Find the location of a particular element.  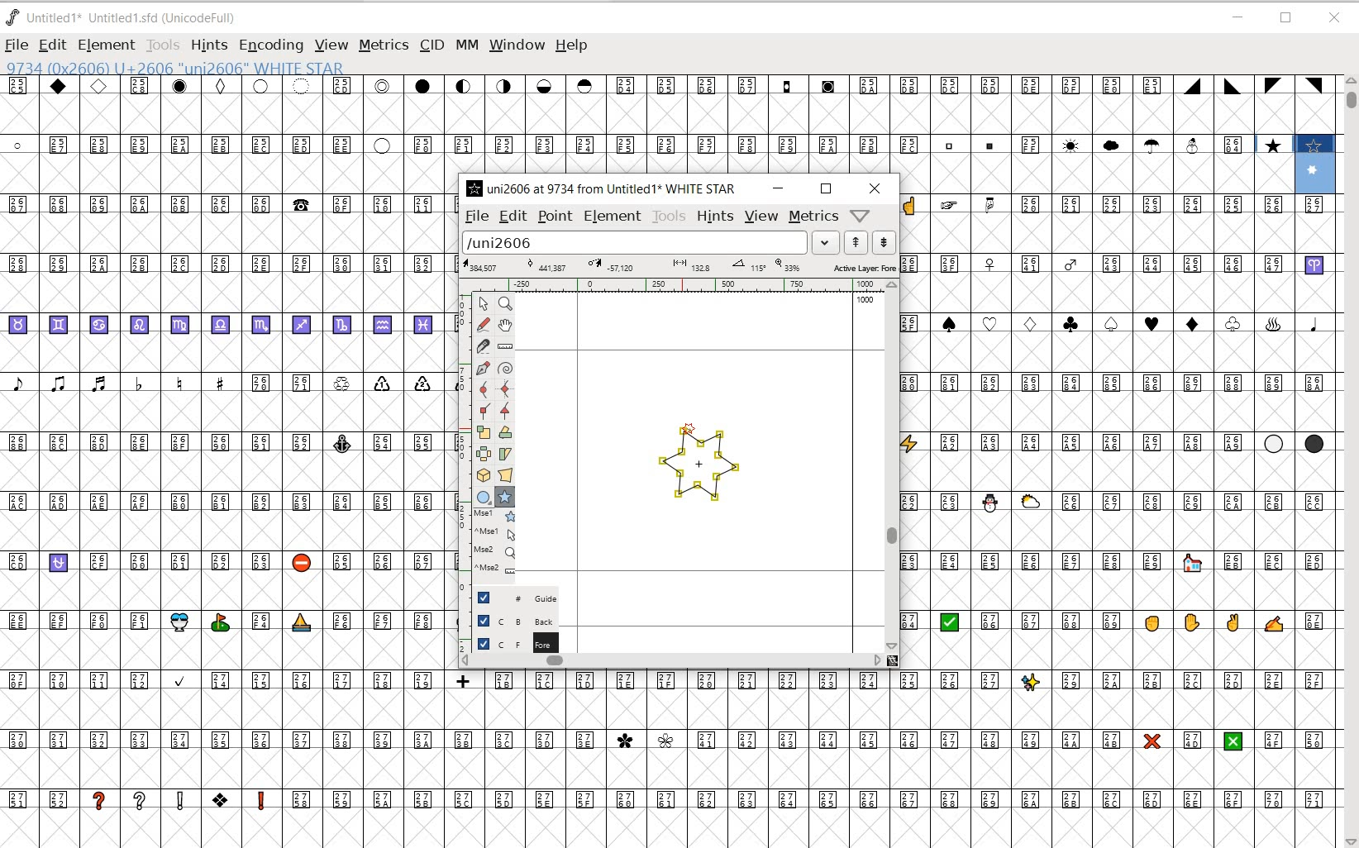

DRAW A FREEHAND is located at coordinates (483, 325).